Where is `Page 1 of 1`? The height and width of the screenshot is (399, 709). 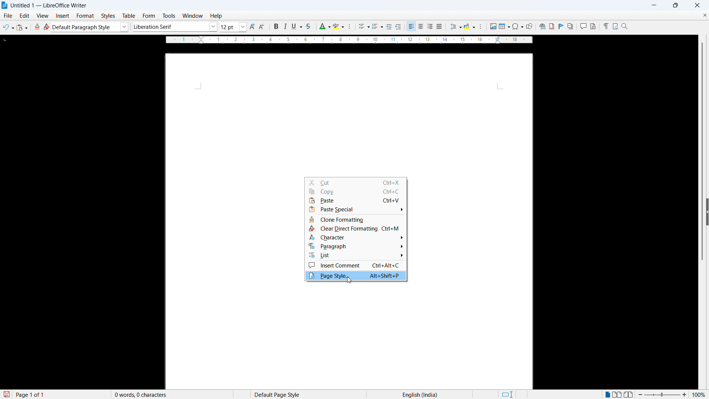
Page 1 of 1 is located at coordinates (31, 394).